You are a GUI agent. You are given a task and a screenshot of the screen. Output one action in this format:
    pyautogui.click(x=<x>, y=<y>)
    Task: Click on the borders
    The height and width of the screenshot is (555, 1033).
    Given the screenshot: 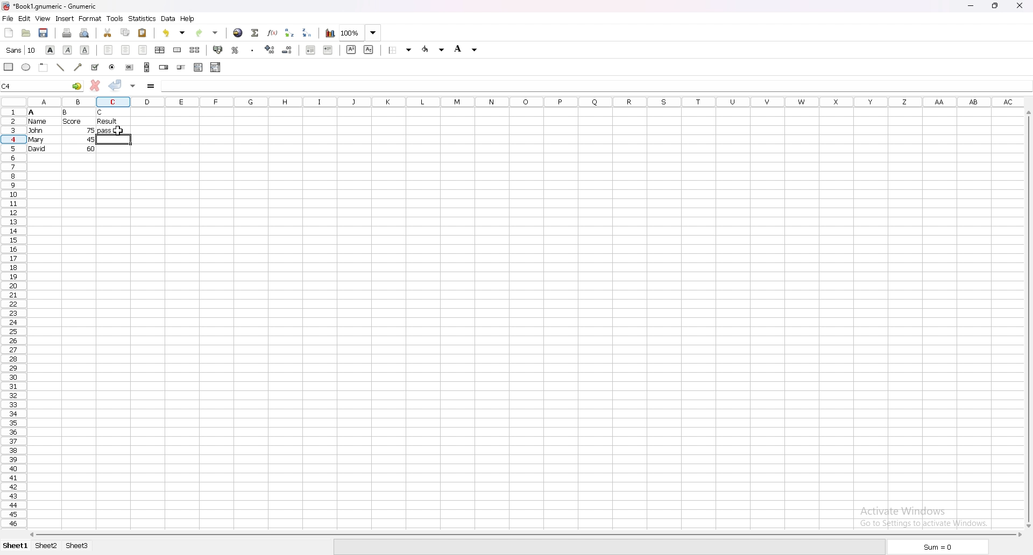 What is the action you would take?
    pyautogui.click(x=400, y=49)
    